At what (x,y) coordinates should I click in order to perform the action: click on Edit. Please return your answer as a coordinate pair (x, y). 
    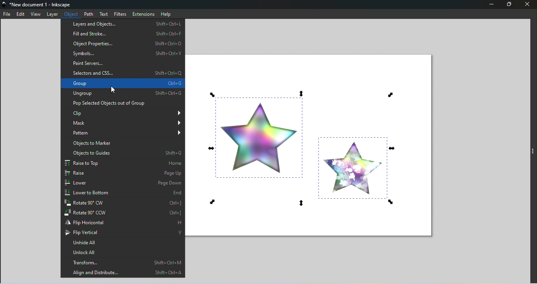
    Looking at the image, I should click on (21, 14).